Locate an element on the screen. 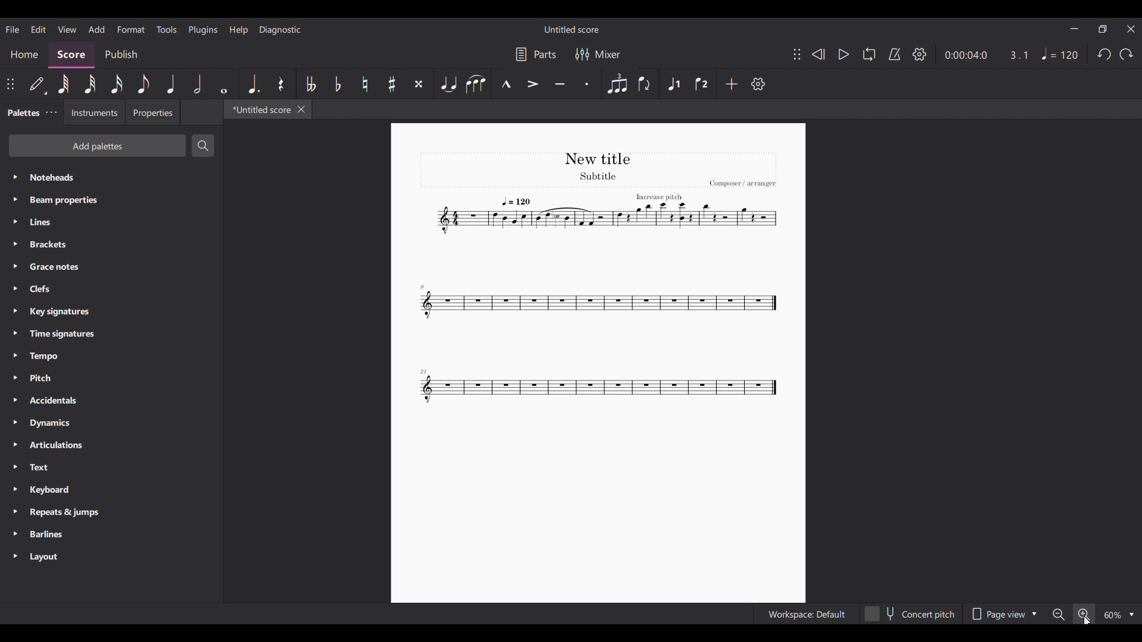 This screenshot has height=642, width=1142. Help menu is located at coordinates (239, 30).